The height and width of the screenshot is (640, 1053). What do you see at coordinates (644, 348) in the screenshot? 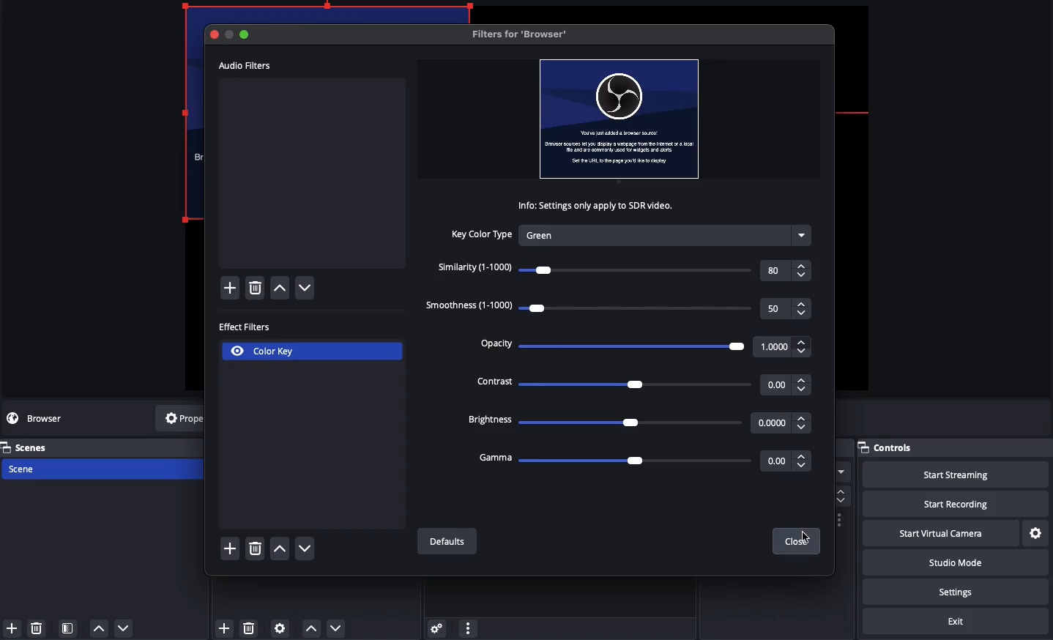
I see `Opacity` at bounding box center [644, 348].